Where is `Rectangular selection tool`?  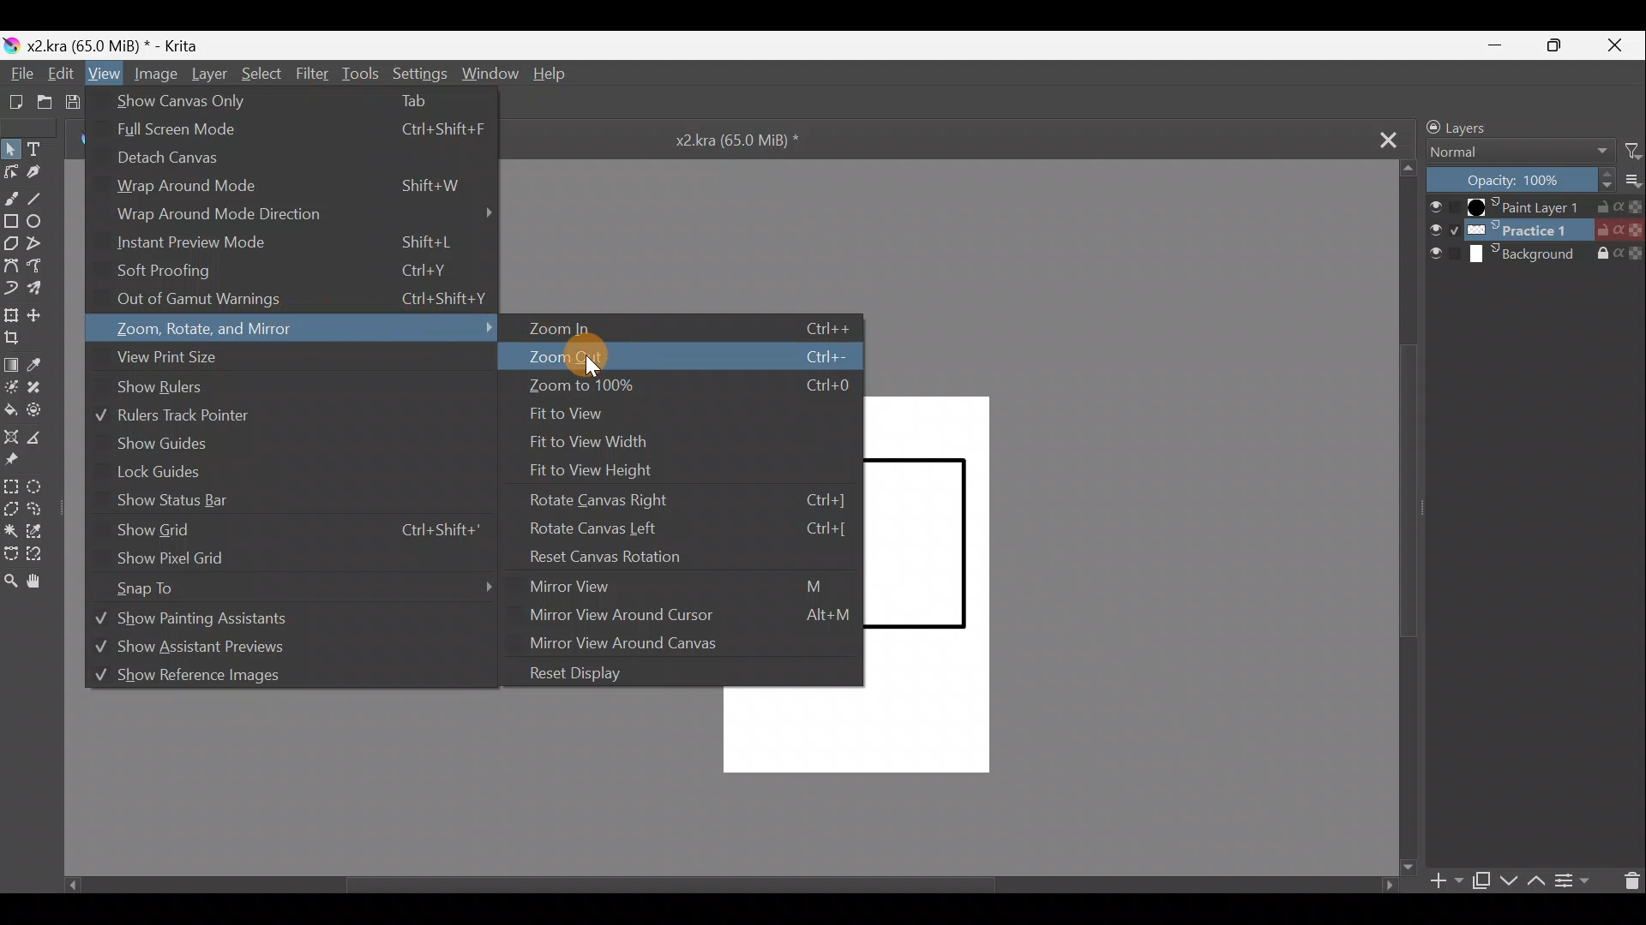 Rectangular selection tool is located at coordinates (10, 485).